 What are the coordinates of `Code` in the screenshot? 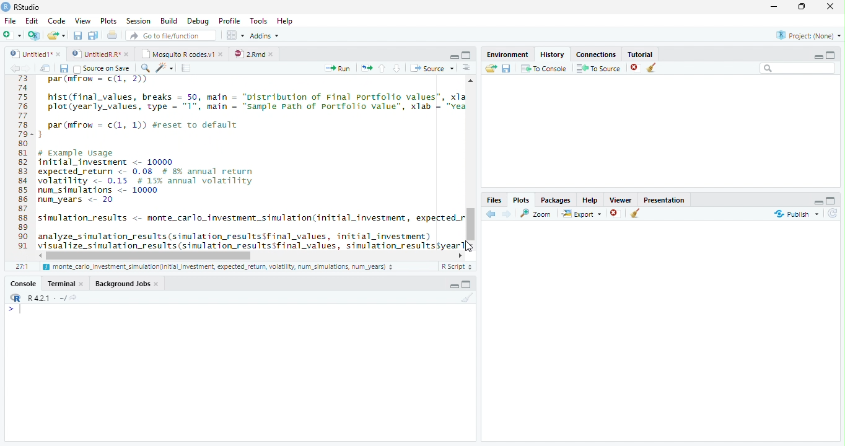 It's located at (249, 164).